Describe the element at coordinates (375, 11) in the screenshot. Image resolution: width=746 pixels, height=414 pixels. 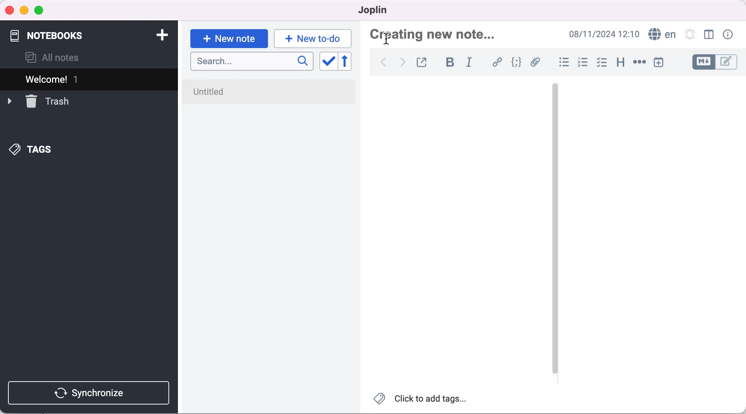
I see `joplin` at that location.